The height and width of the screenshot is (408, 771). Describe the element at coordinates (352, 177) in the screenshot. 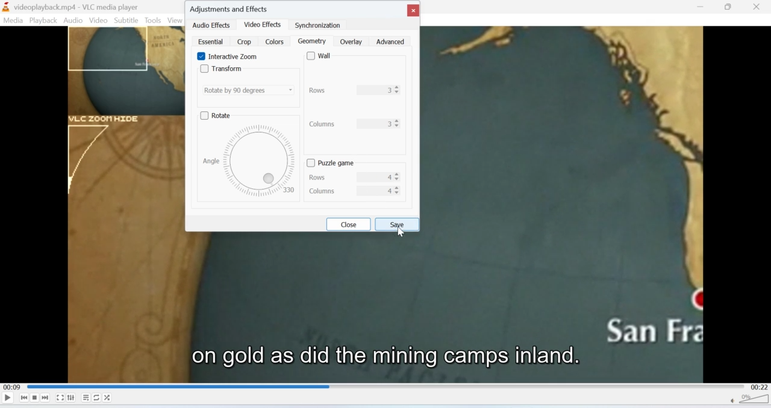

I see `rows    4` at that location.